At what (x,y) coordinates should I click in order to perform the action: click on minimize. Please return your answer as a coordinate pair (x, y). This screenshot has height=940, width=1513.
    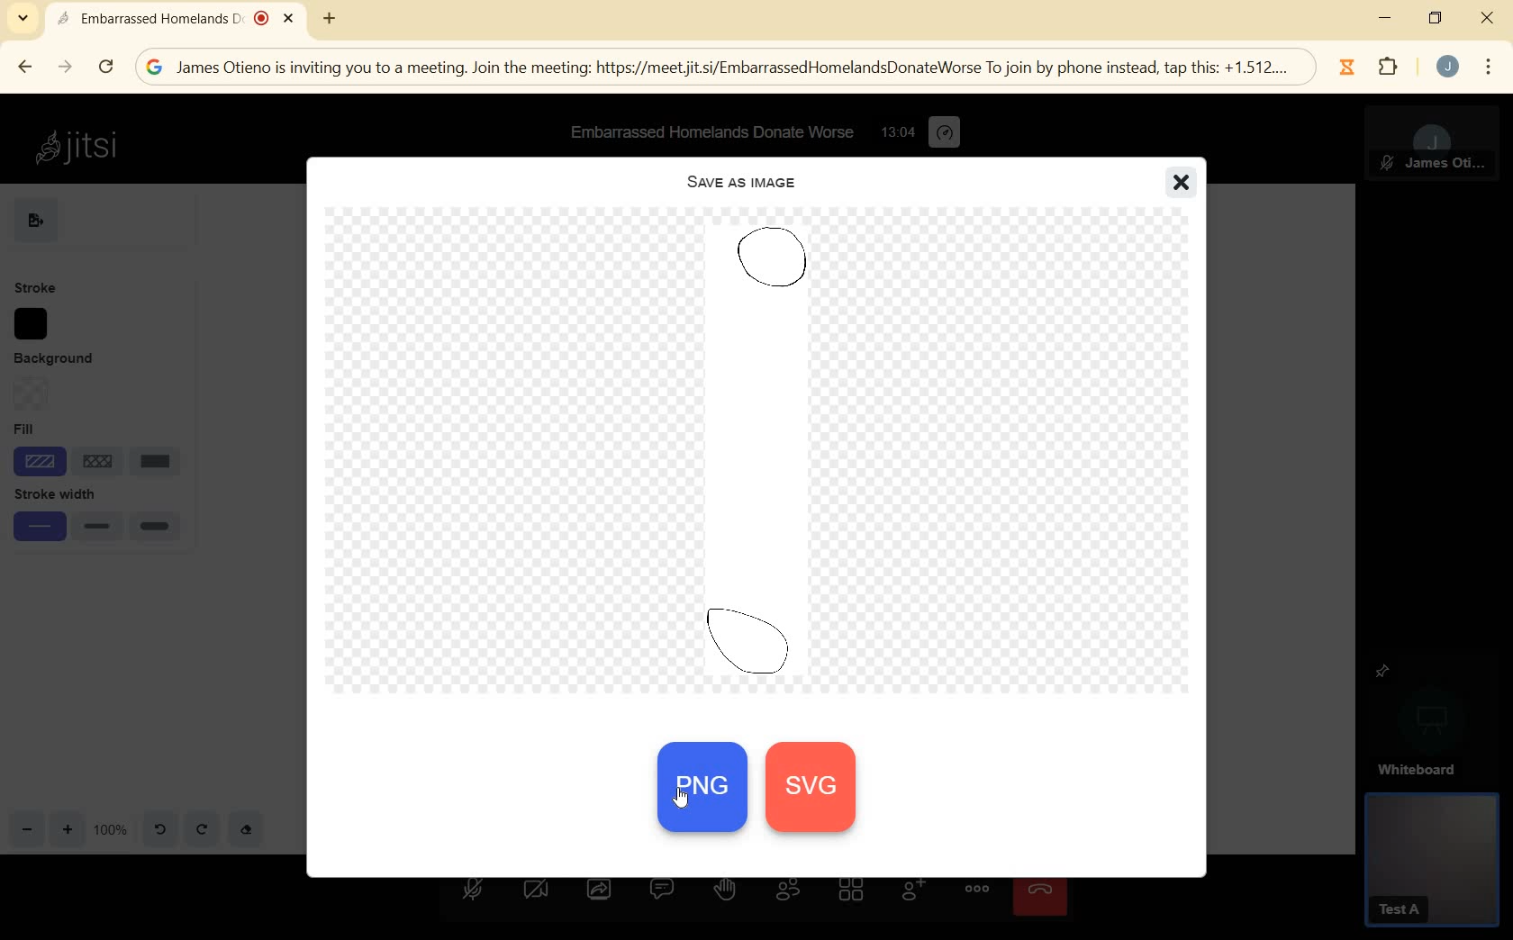
    Looking at the image, I should click on (1384, 17).